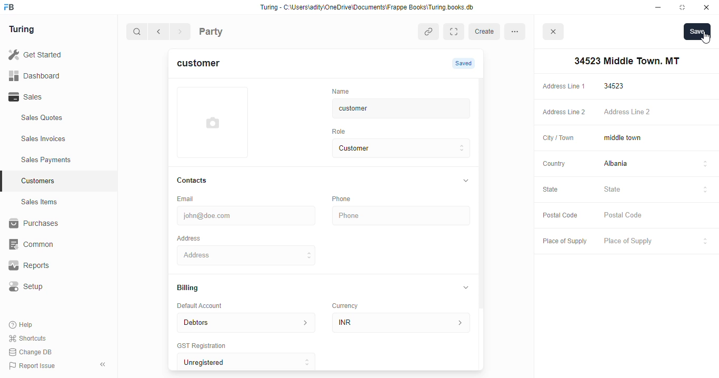  I want to click on create, so click(486, 32).